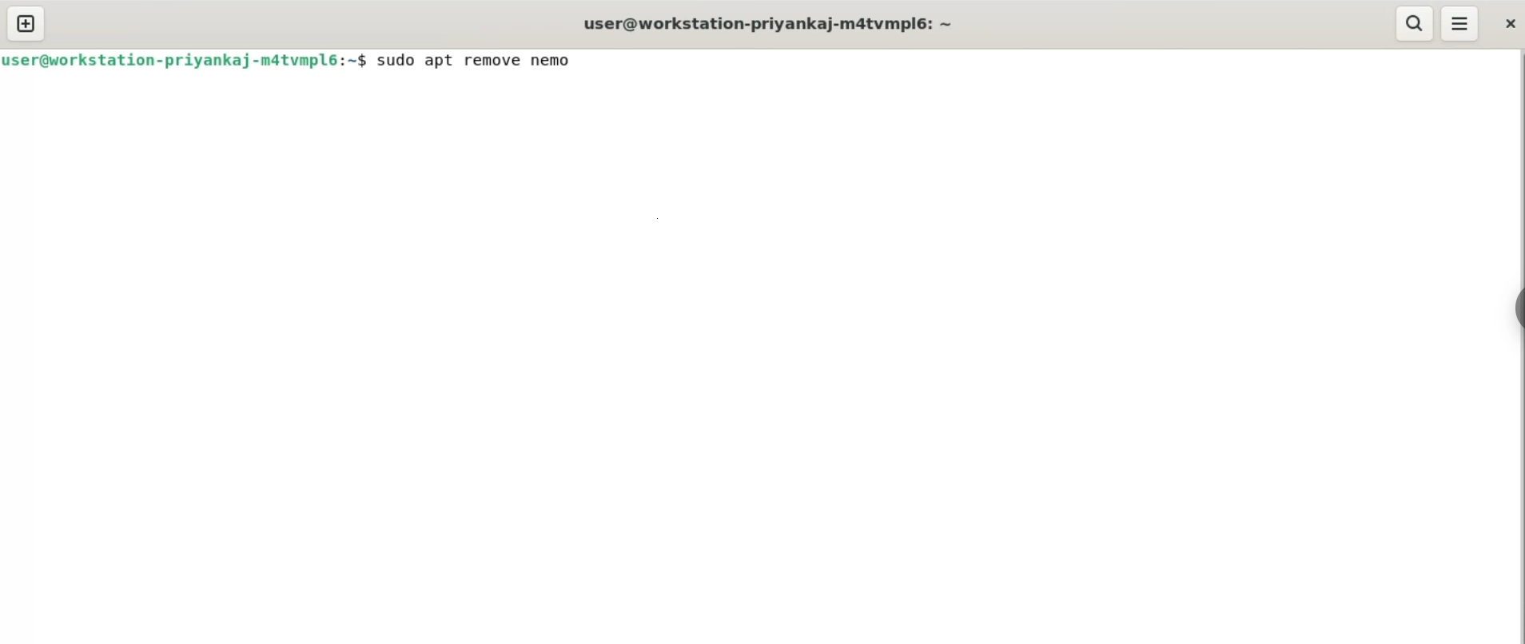  Describe the element at coordinates (1414, 22) in the screenshot. I see `search` at that location.